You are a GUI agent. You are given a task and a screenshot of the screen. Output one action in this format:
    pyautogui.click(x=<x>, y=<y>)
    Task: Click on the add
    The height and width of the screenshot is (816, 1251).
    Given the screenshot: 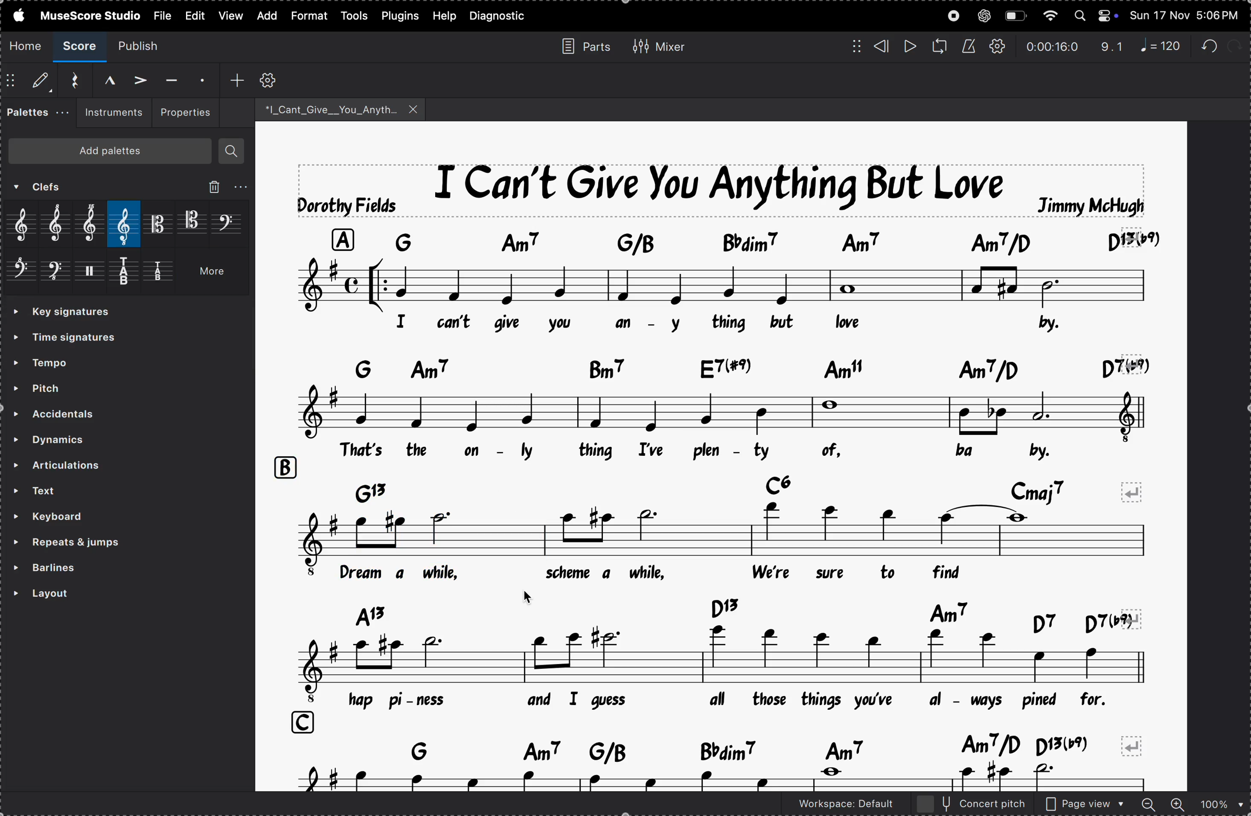 What is the action you would take?
    pyautogui.click(x=264, y=16)
    